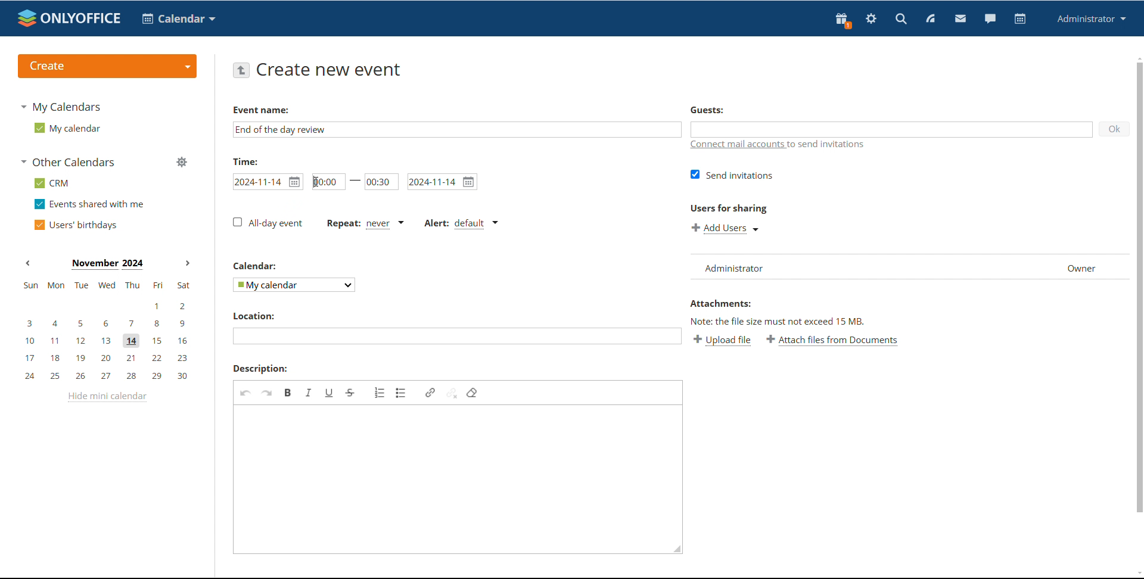  What do you see at coordinates (960, 20) in the screenshot?
I see `mail` at bounding box center [960, 20].